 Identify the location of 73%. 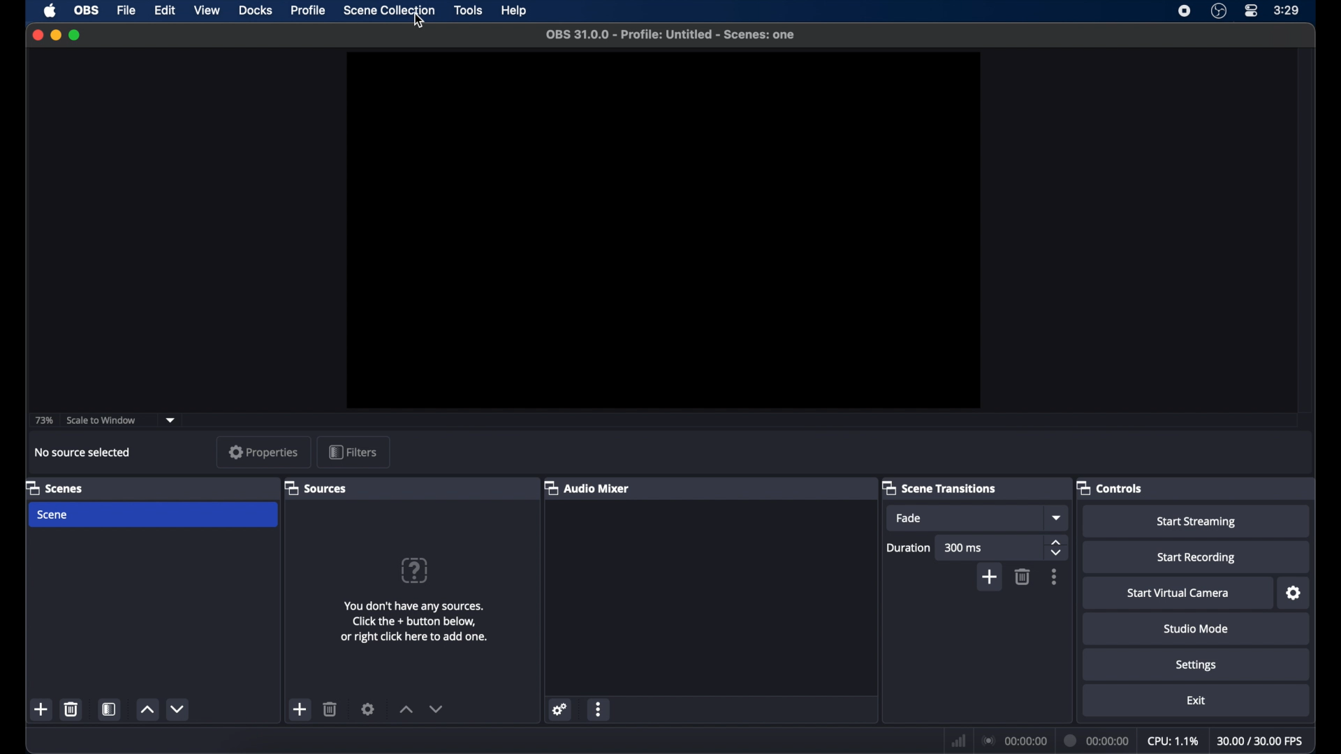
(43, 420).